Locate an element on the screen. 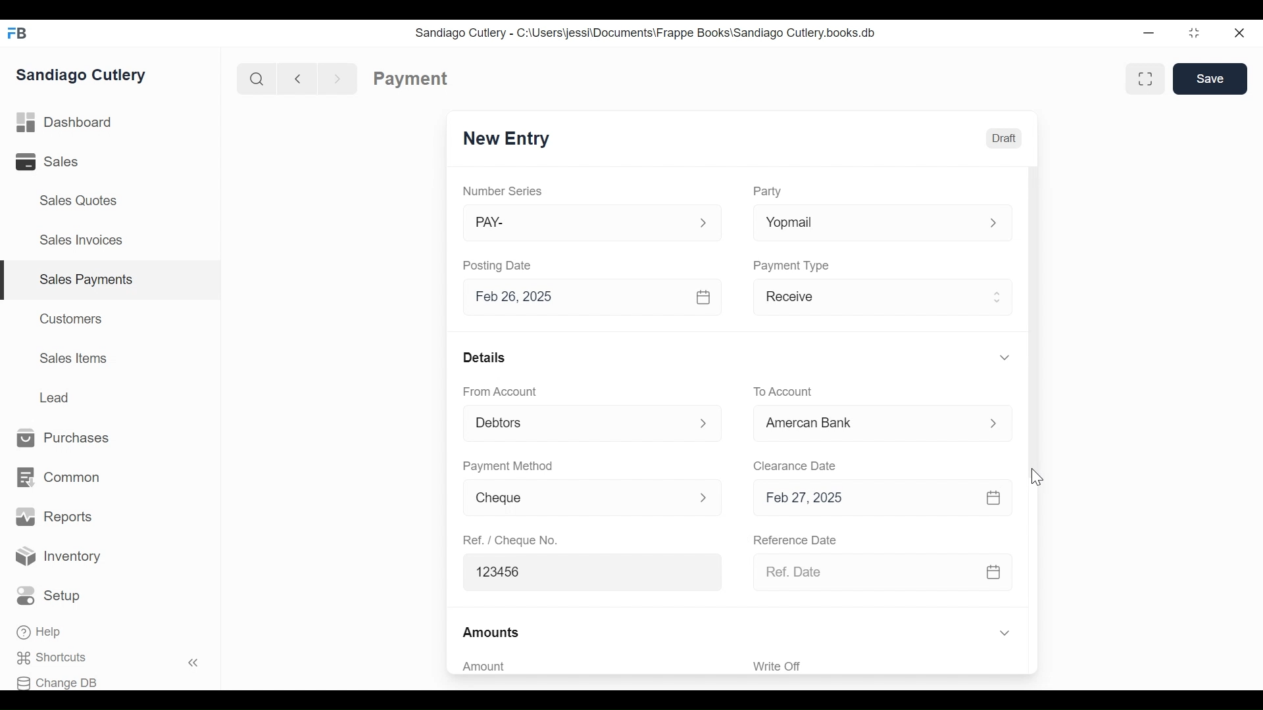 The image size is (1263, 710). Close  is located at coordinates (1241, 33).